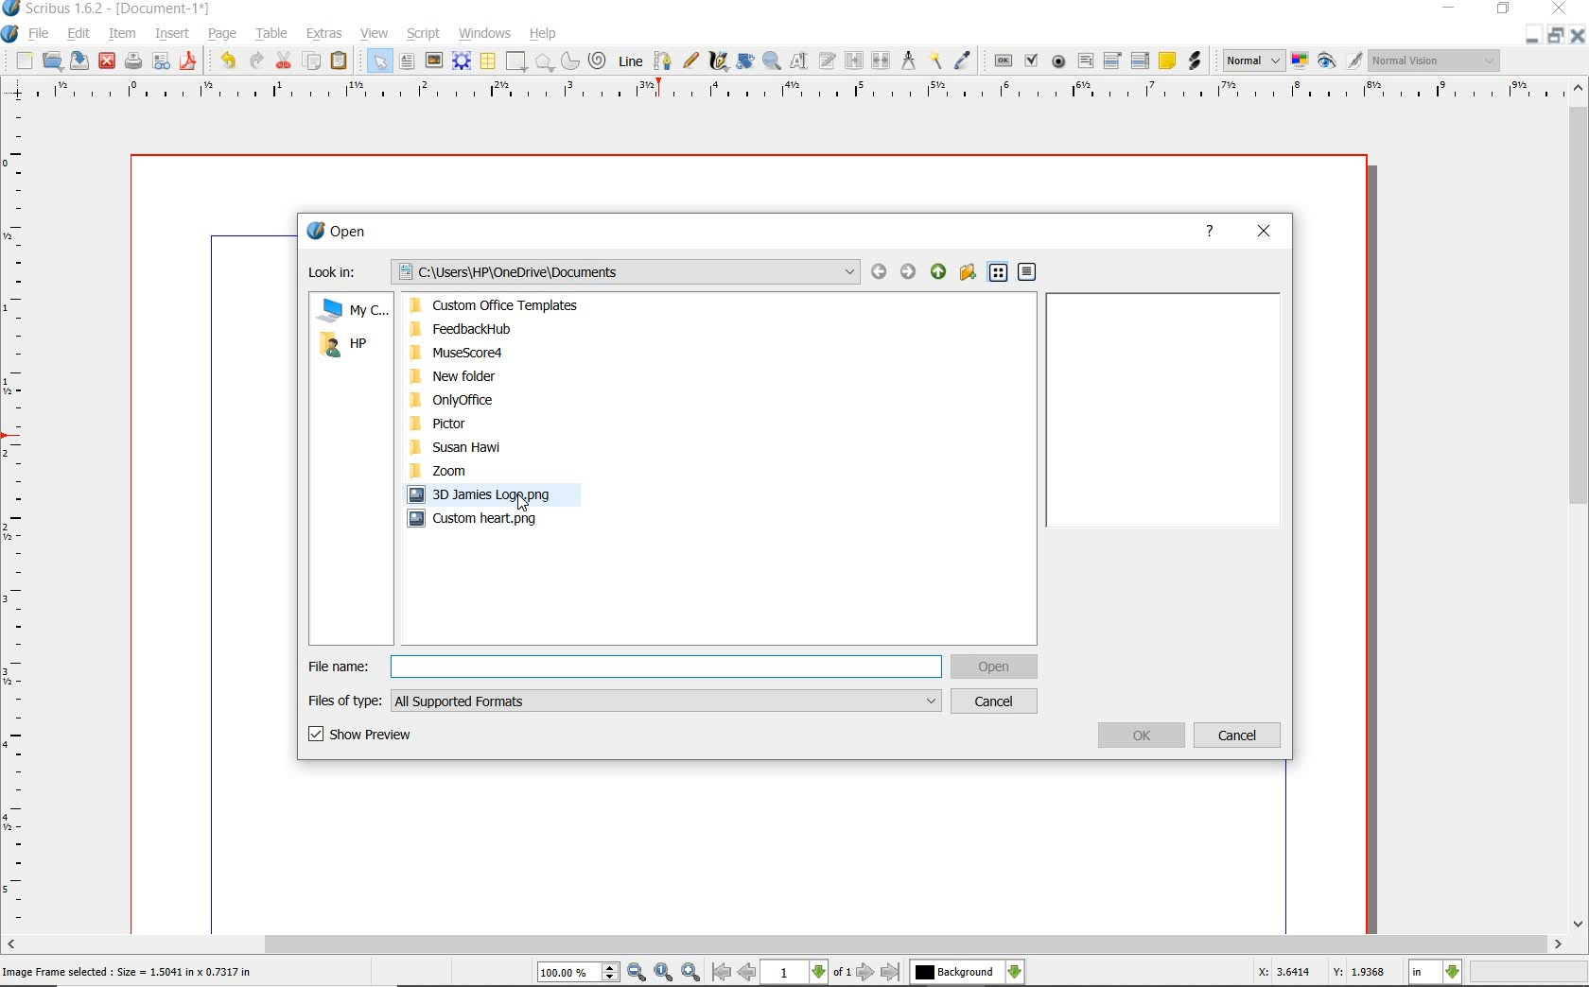 The height and width of the screenshot is (987, 1589). What do you see at coordinates (995, 668) in the screenshot?
I see `open` at bounding box center [995, 668].